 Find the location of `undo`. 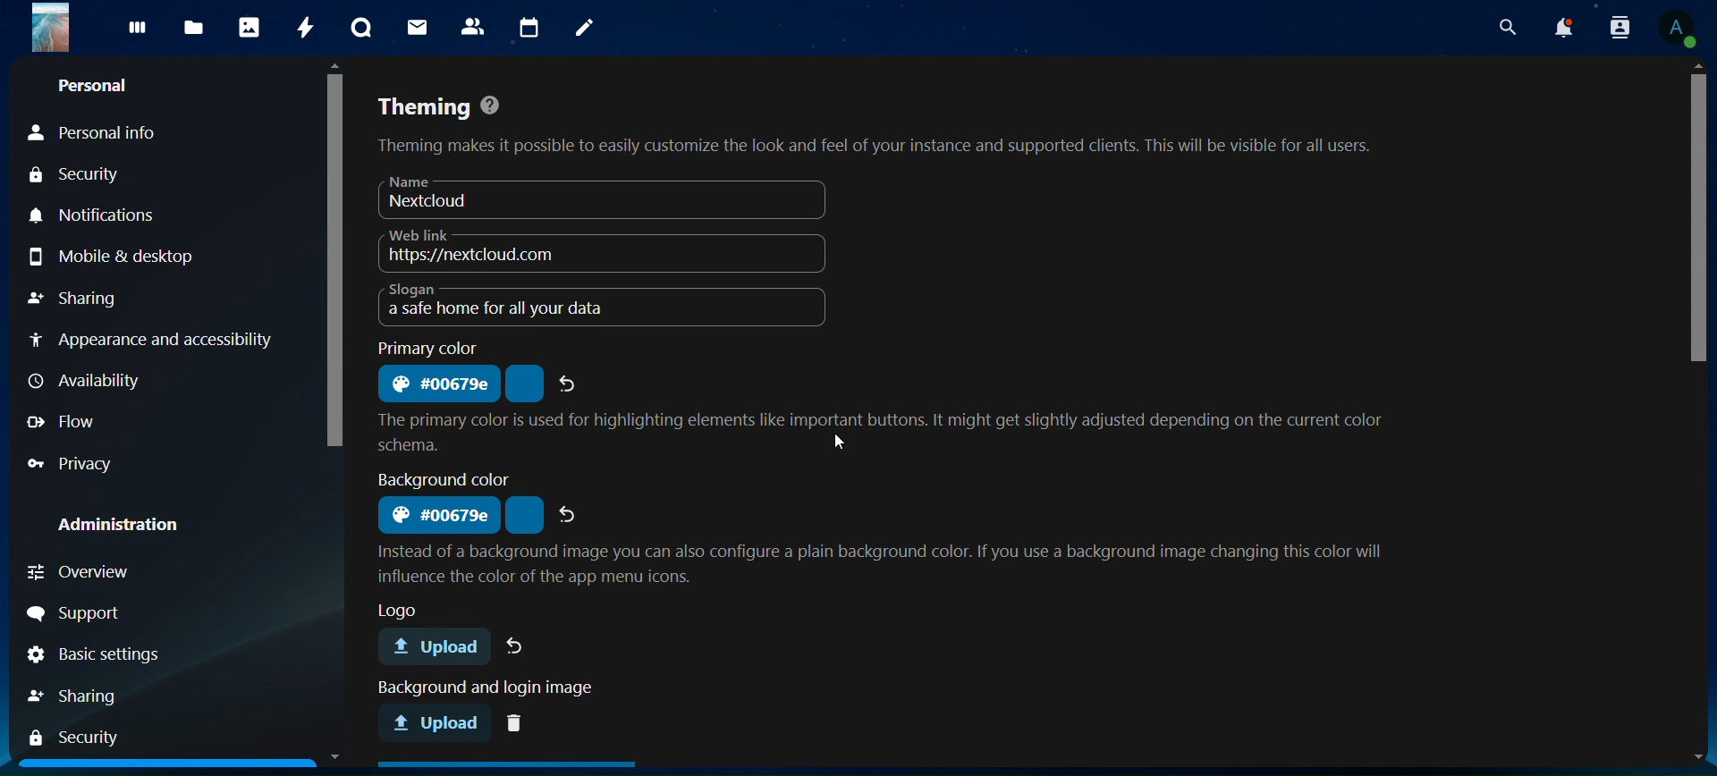

undo is located at coordinates (518, 645).